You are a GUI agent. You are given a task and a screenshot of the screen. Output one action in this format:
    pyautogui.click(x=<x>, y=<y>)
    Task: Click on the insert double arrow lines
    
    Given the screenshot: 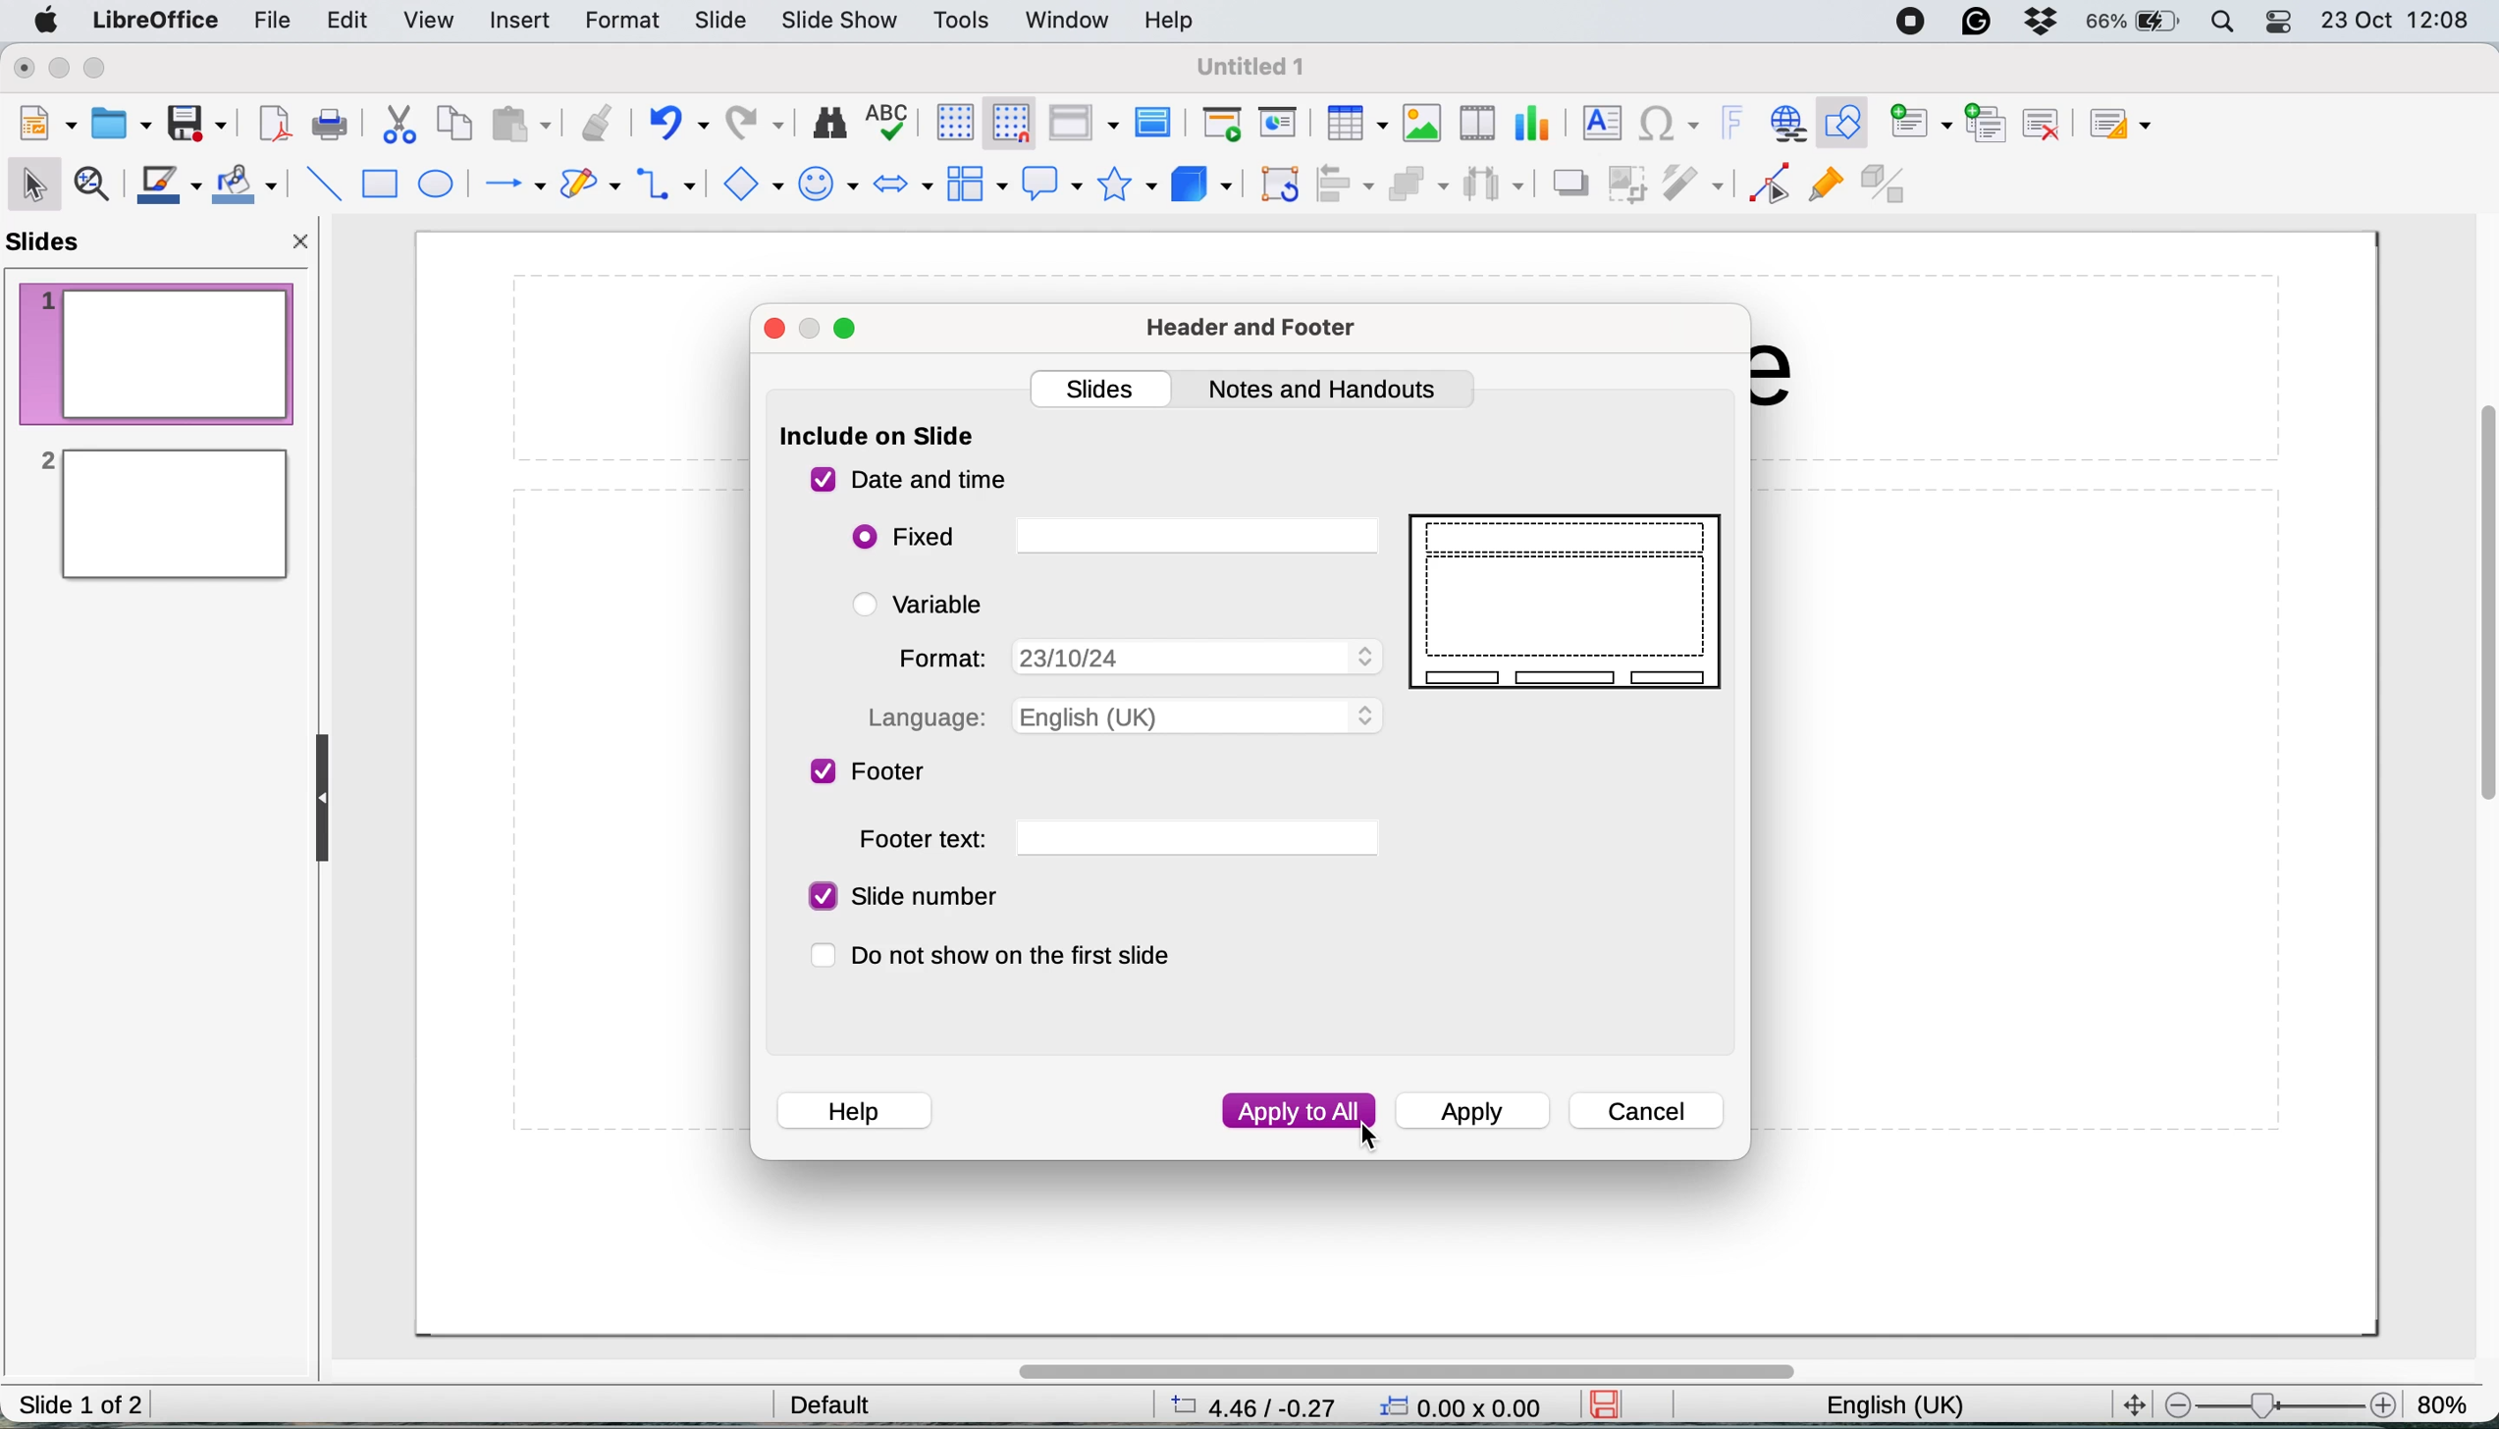 What is the action you would take?
    pyautogui.click(x=667, y=186)
    